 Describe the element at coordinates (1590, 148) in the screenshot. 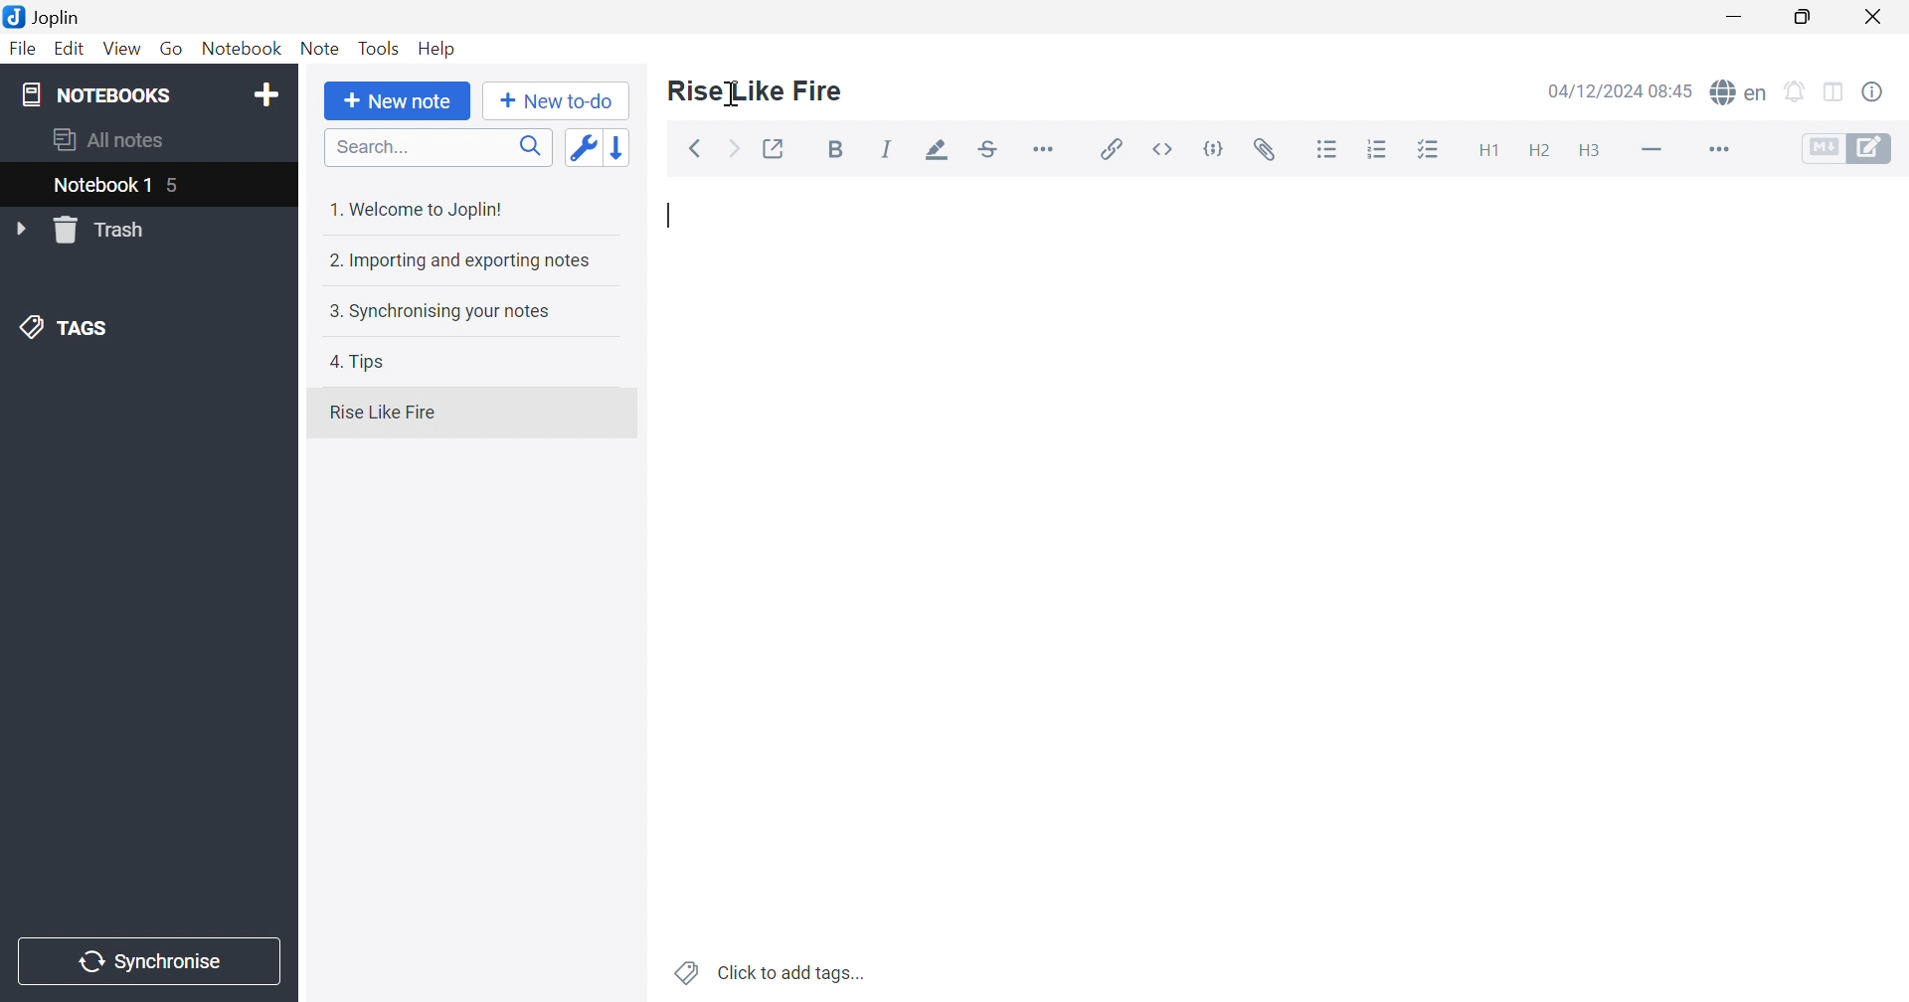

I see `Heading 3` at that location.